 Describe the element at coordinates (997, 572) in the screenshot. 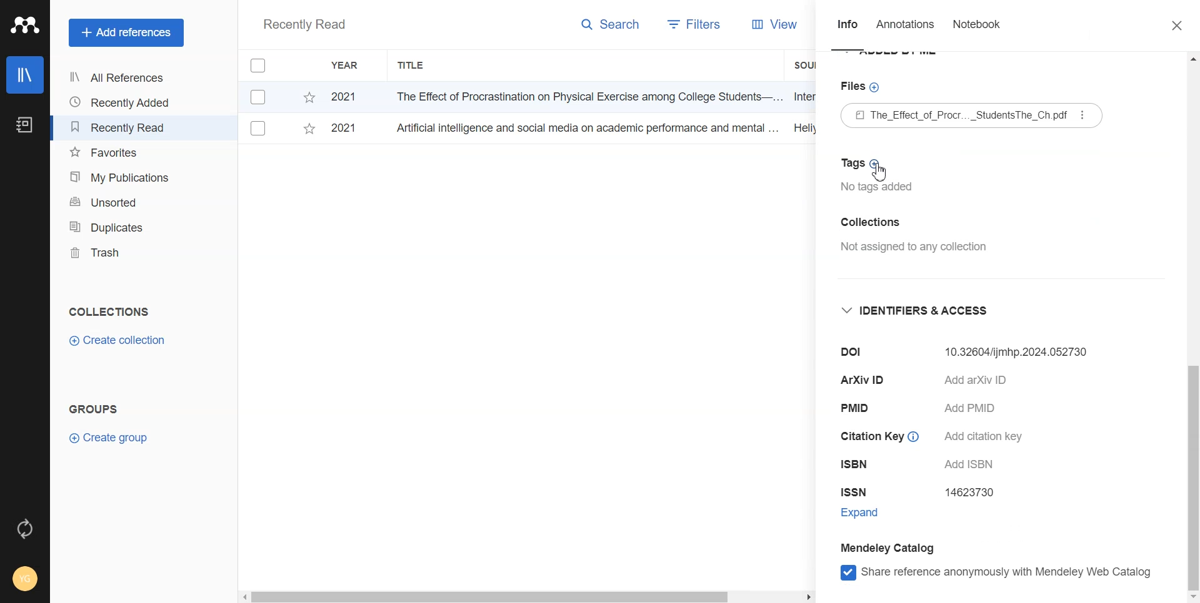

I see `Share reference anonymously with Mendeley web catalog` at that location.